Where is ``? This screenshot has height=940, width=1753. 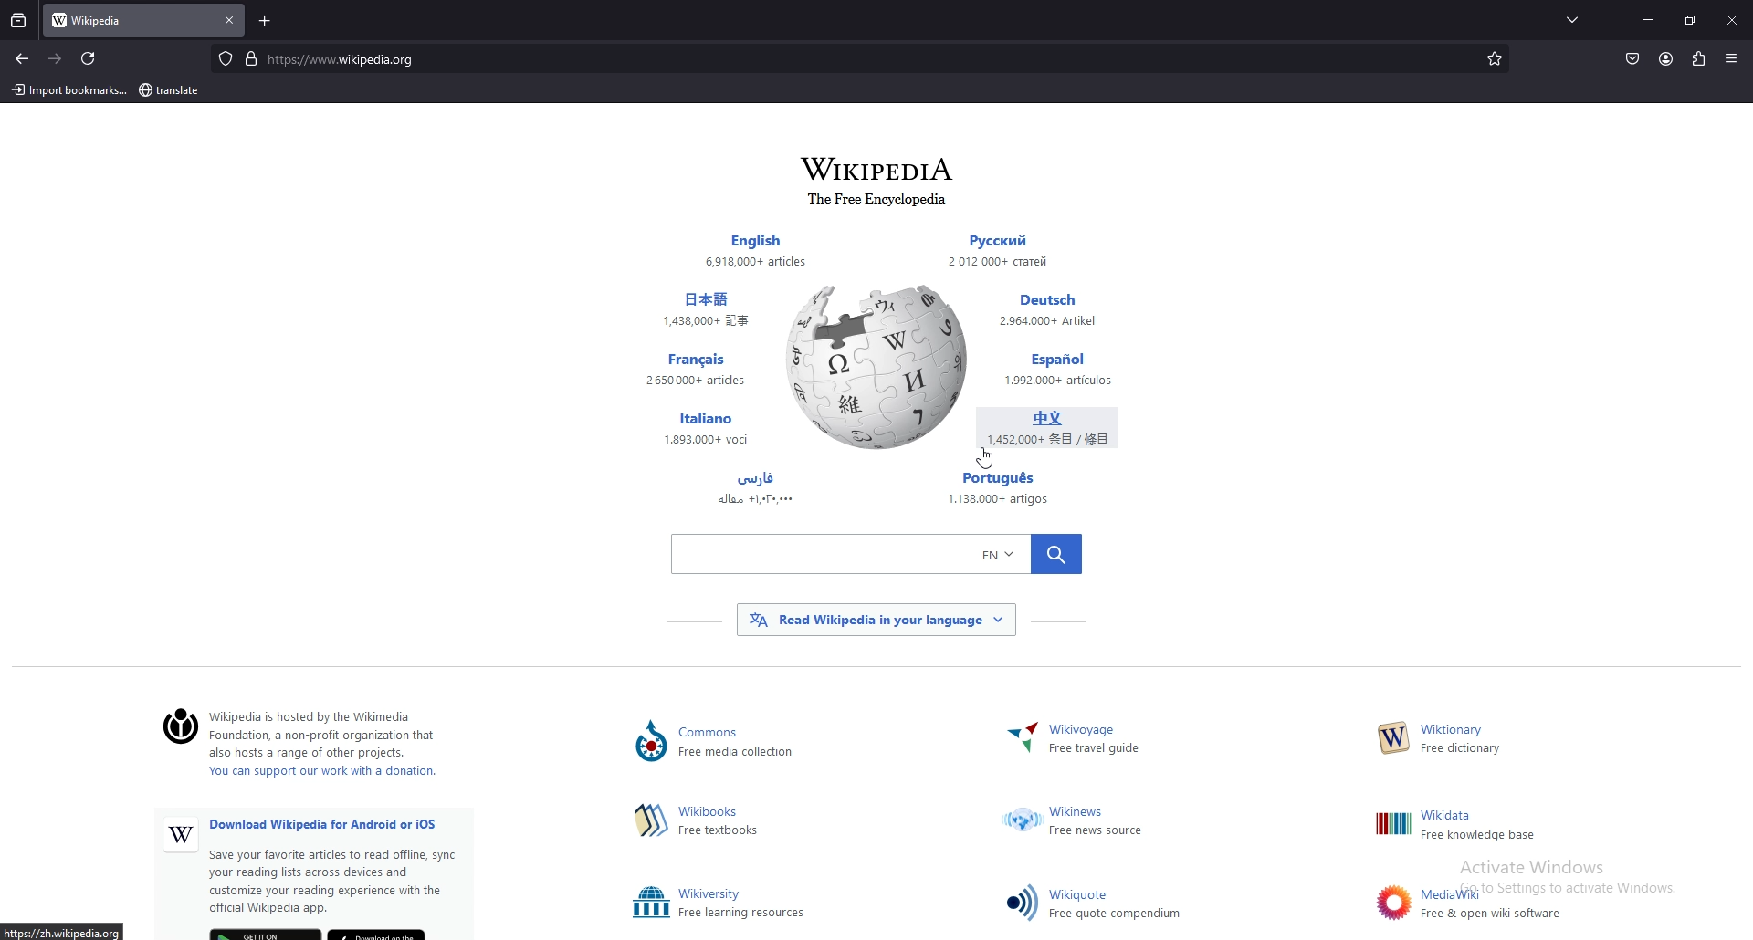
 is located at coordinates (744, 903).